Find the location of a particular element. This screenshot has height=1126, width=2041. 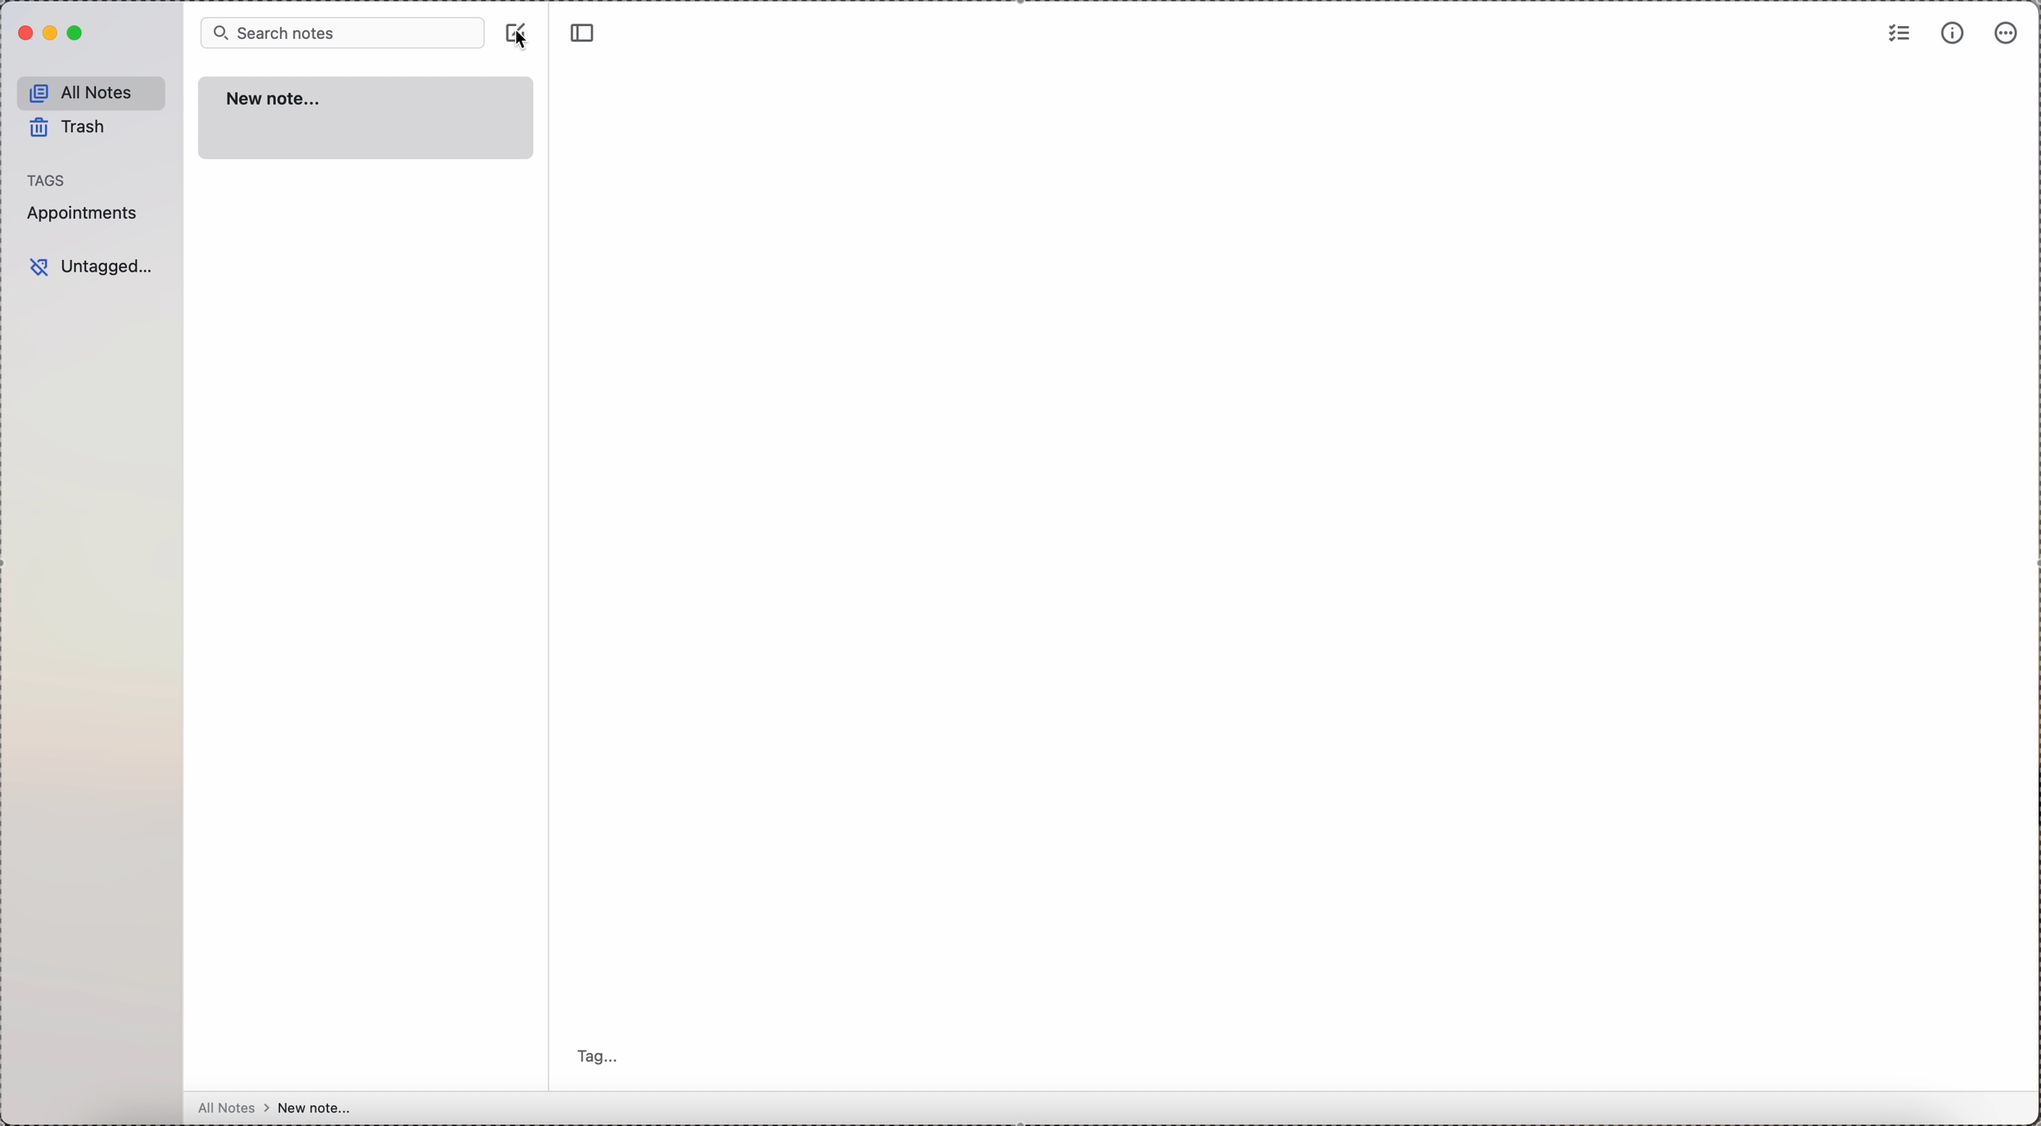

tag is located at coordinates (603, 1054).